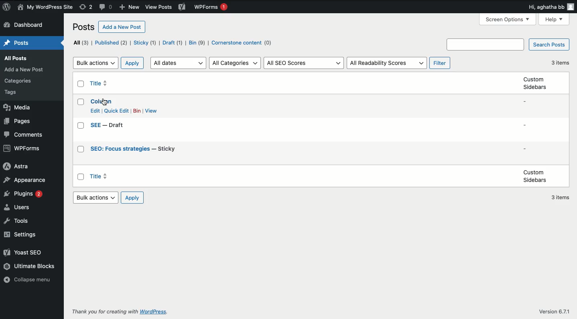  What do you see at coordinates (100, 176) in the screenshot?
I see `Title` at bounding box center [100, 176].